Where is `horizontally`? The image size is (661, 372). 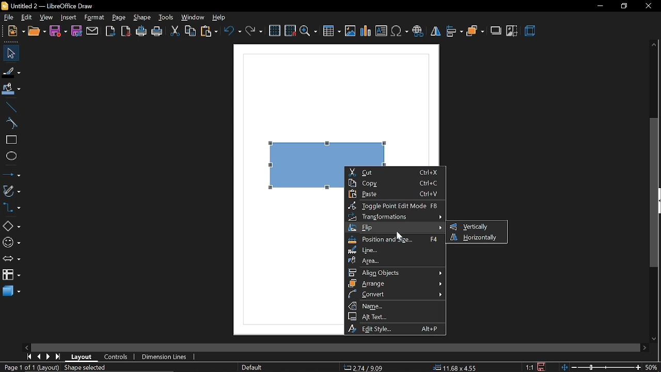
horizontally is located at coordinates (477, 238).